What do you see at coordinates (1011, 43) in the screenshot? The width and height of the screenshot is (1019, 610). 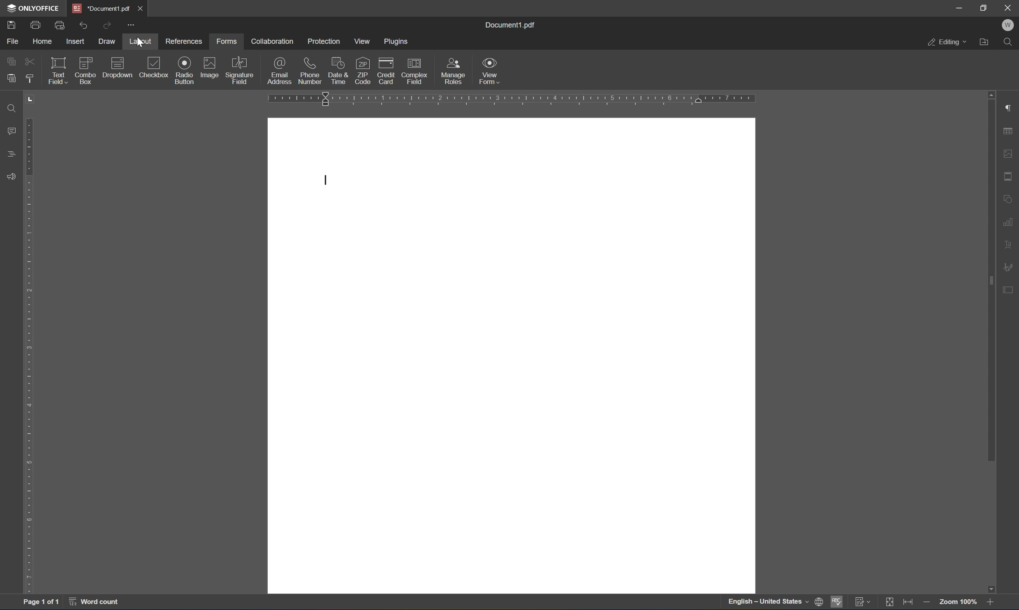 I see `Find` at bounding box center [1011, 43].